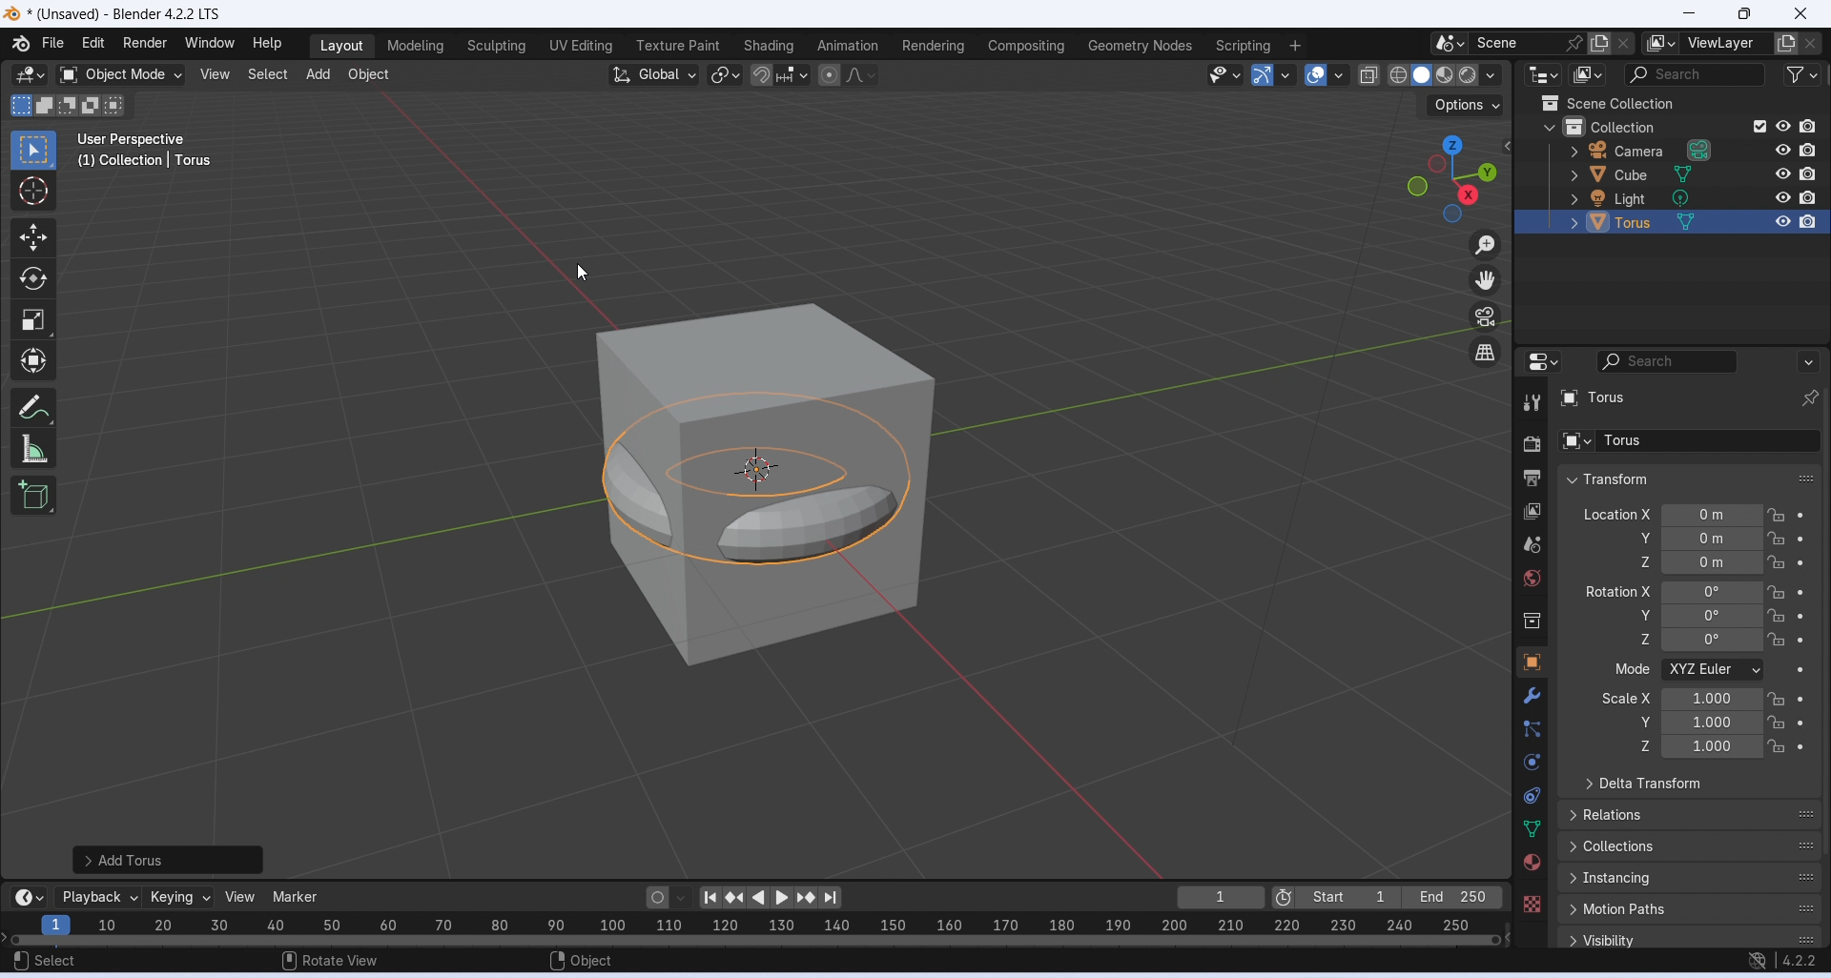 Image resolution: width=1831 pixels, height=978 pixels. What do you see at coordinates (1542, 361) in the screenshot?
I see `Editor type` at bounding box center [1542, 361].